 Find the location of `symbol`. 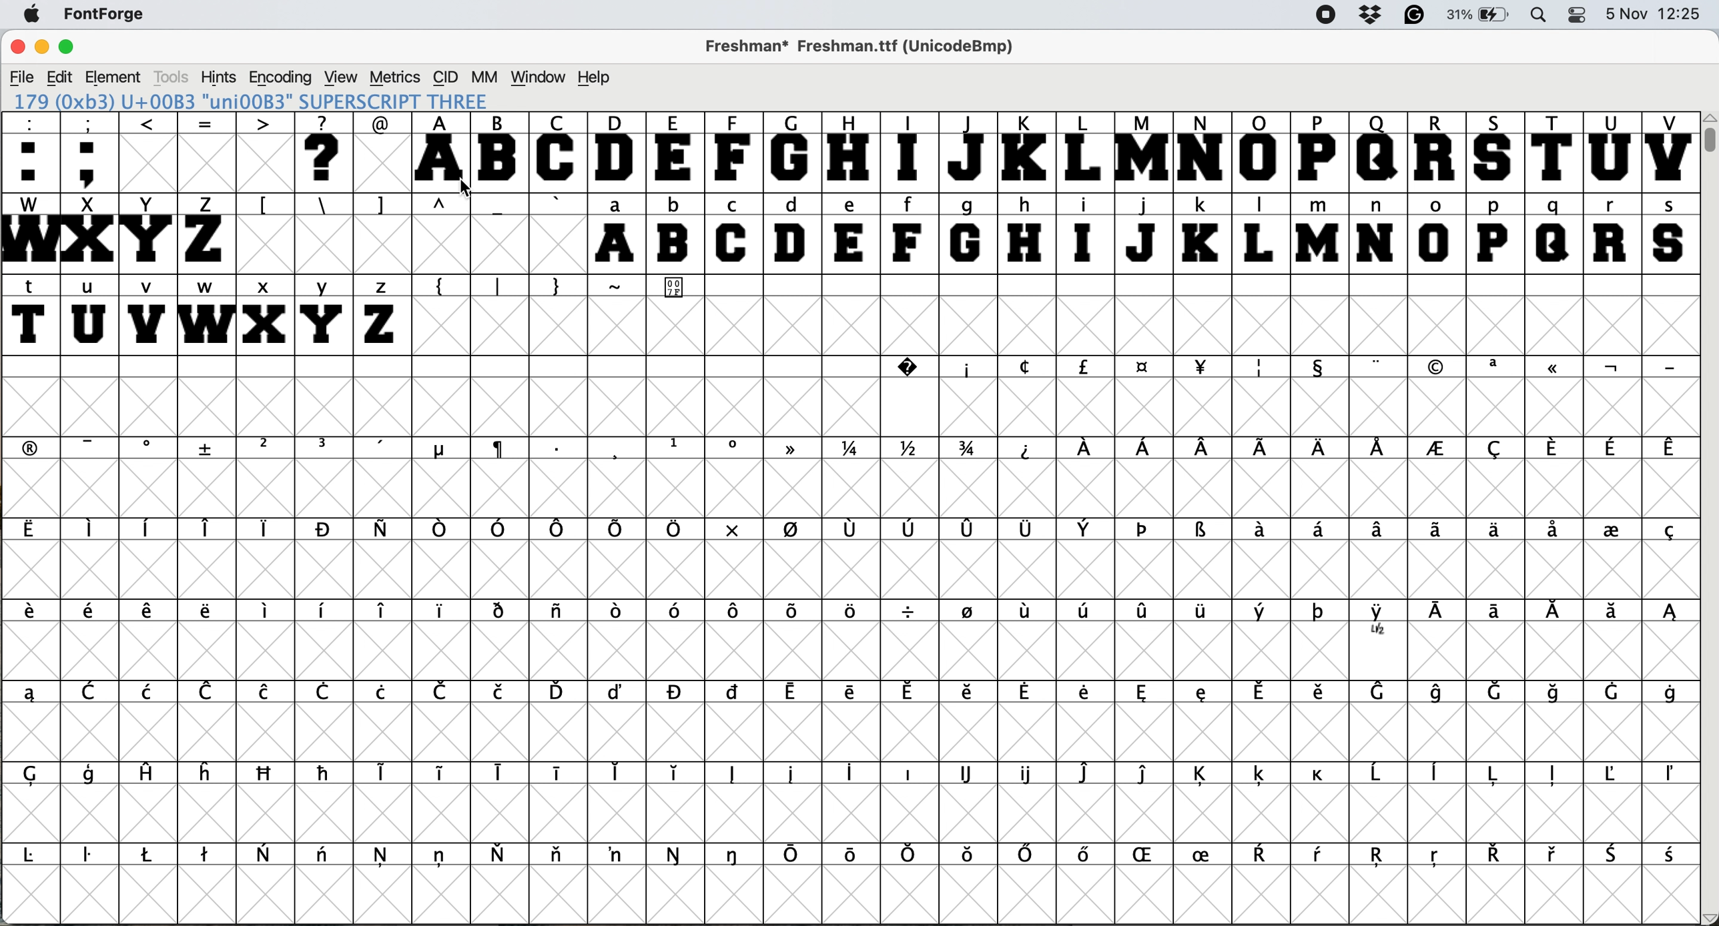

symbol is located at coordinates (674, 690).